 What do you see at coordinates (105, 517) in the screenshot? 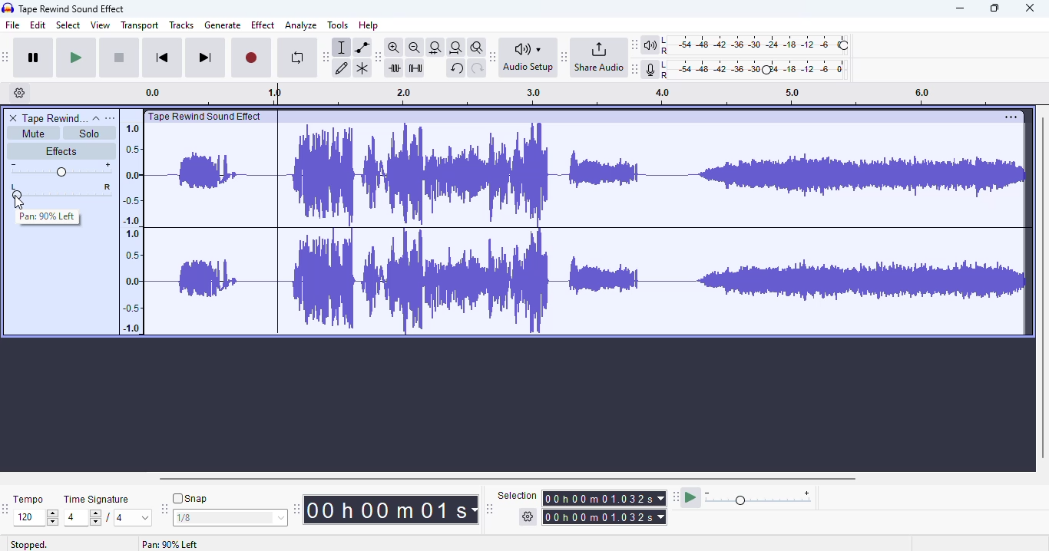
I see `4/4` at bounding box center [105, 517].